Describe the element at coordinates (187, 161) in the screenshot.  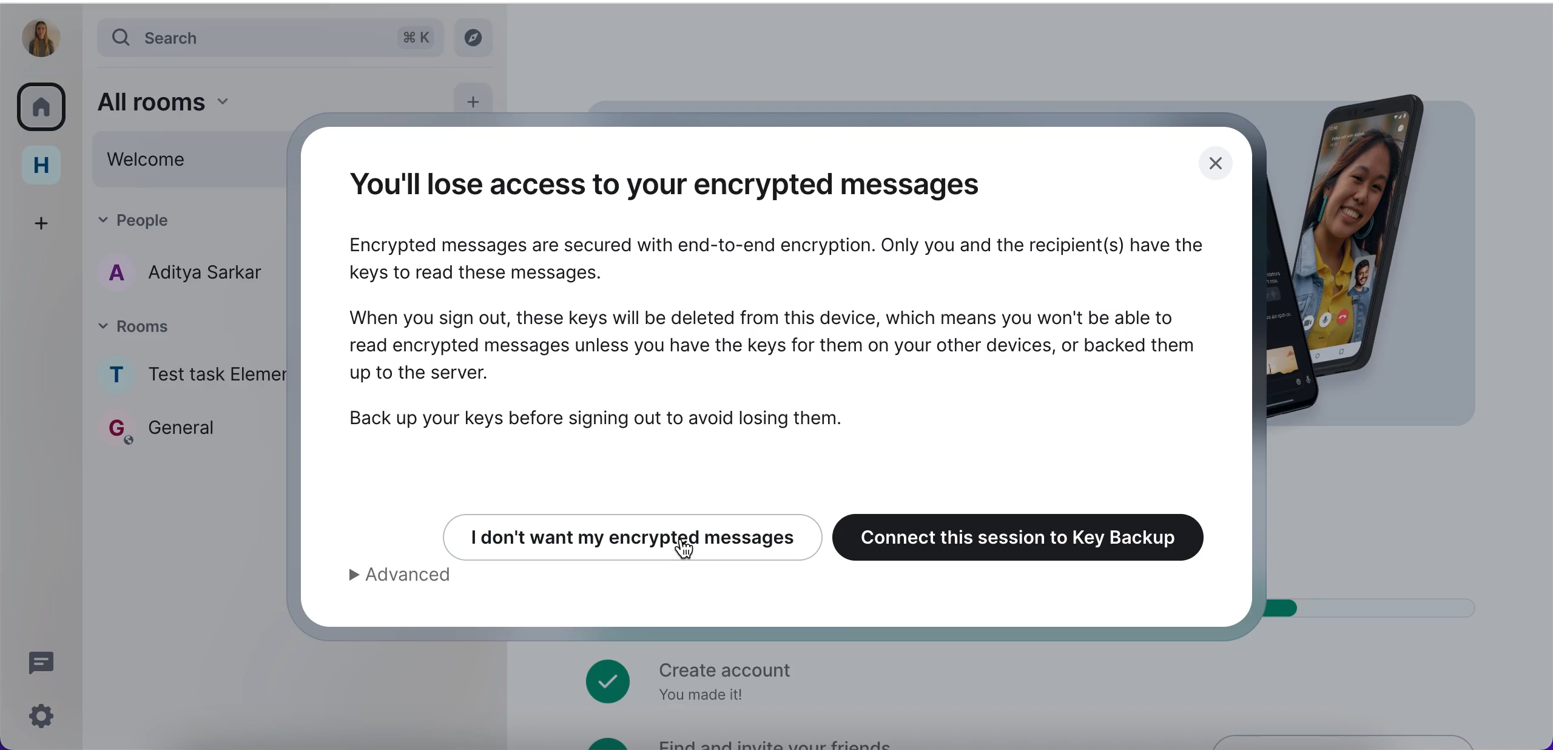
I see `welcme` at that location.